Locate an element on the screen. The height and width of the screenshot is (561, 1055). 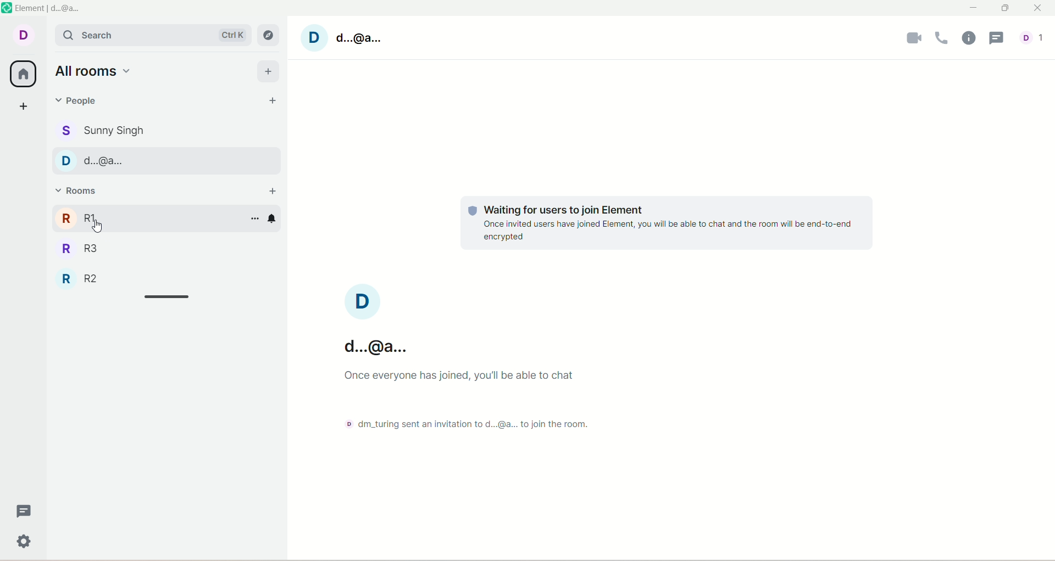
account is located at coordinates (1030, 38).